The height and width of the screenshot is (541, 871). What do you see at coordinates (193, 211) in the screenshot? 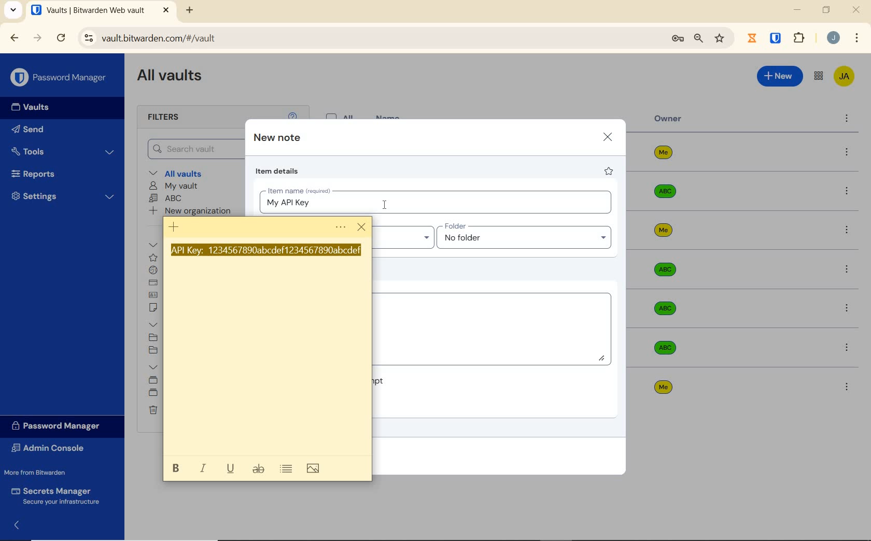
I see `New organization` at bounding box center [193, 211].